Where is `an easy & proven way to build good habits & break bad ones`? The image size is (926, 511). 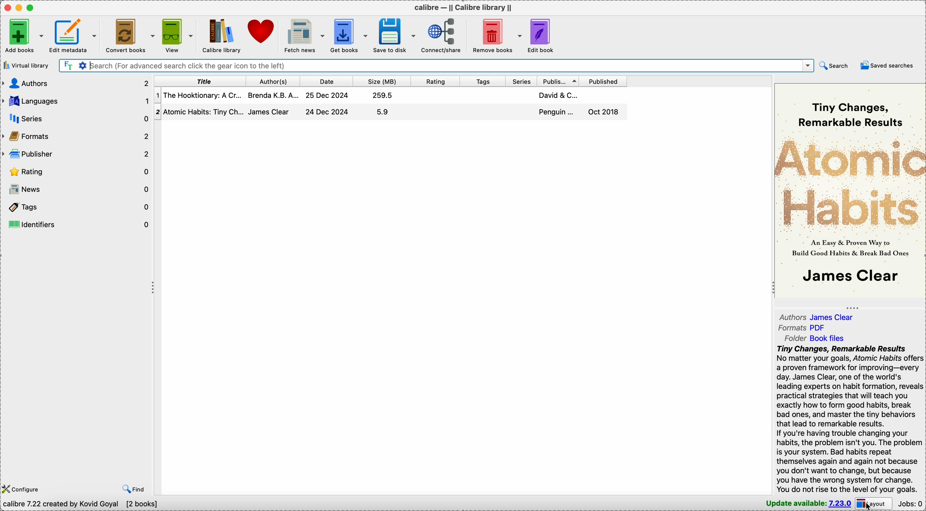
an easy & proven way to build good habits & break bad ones is located at coordinates (851, 248).